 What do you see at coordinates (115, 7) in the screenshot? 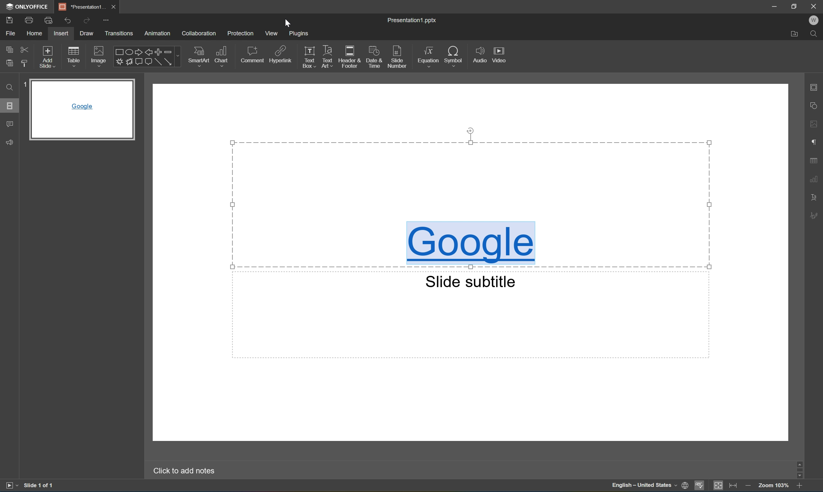
I see `Close` at bounding box center [115, 7].